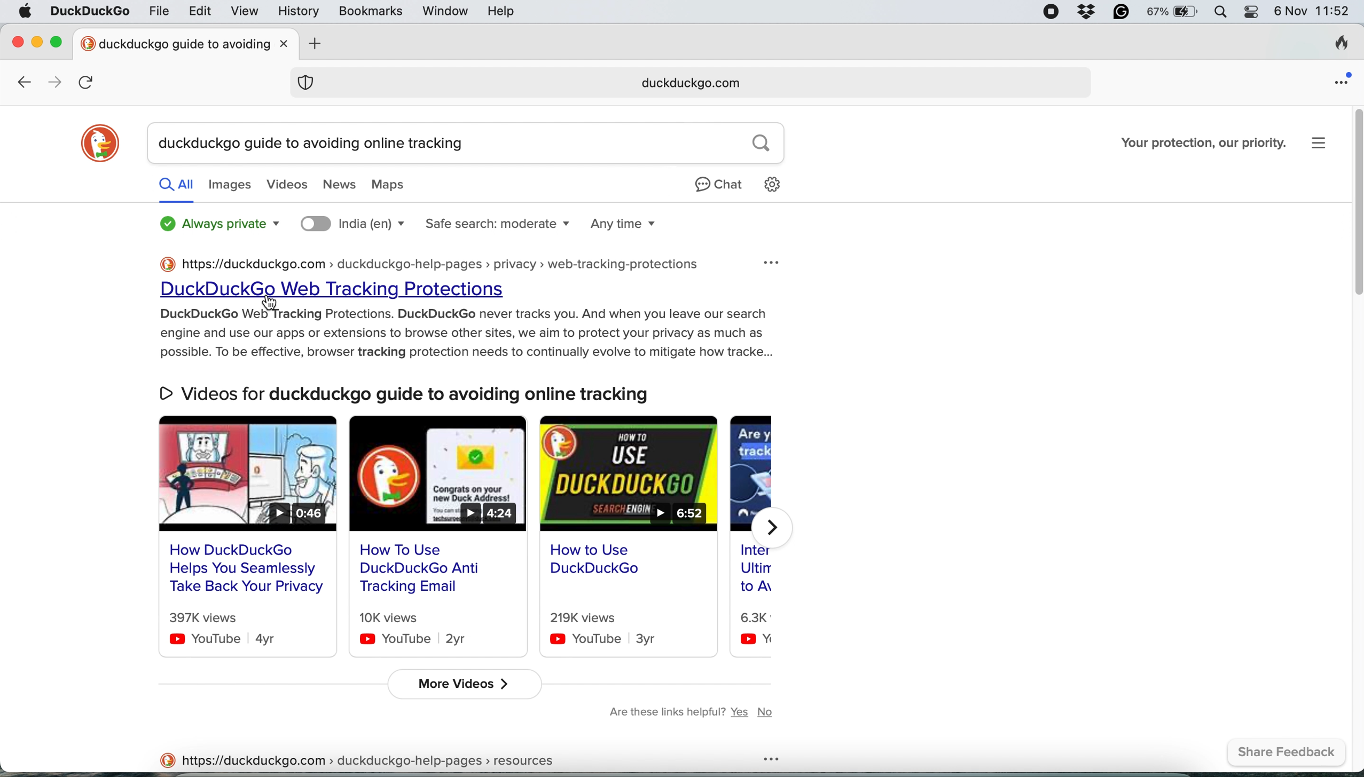 The image size is (1364, 777). I want to click on youtube, so click(424, 640).